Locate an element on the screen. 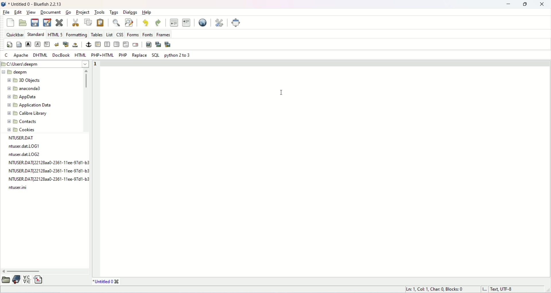 The width and height of the screenshot is (551, 293). SQL is located at coordinates (156, 57).